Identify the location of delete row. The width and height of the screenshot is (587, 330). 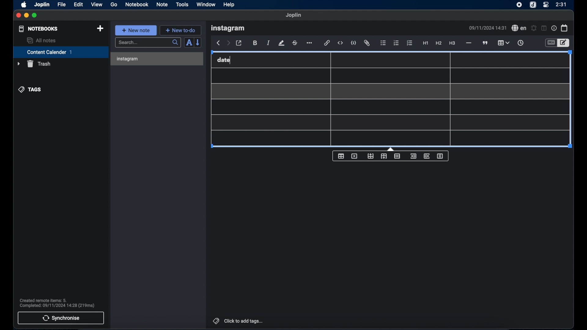
(397, 156).